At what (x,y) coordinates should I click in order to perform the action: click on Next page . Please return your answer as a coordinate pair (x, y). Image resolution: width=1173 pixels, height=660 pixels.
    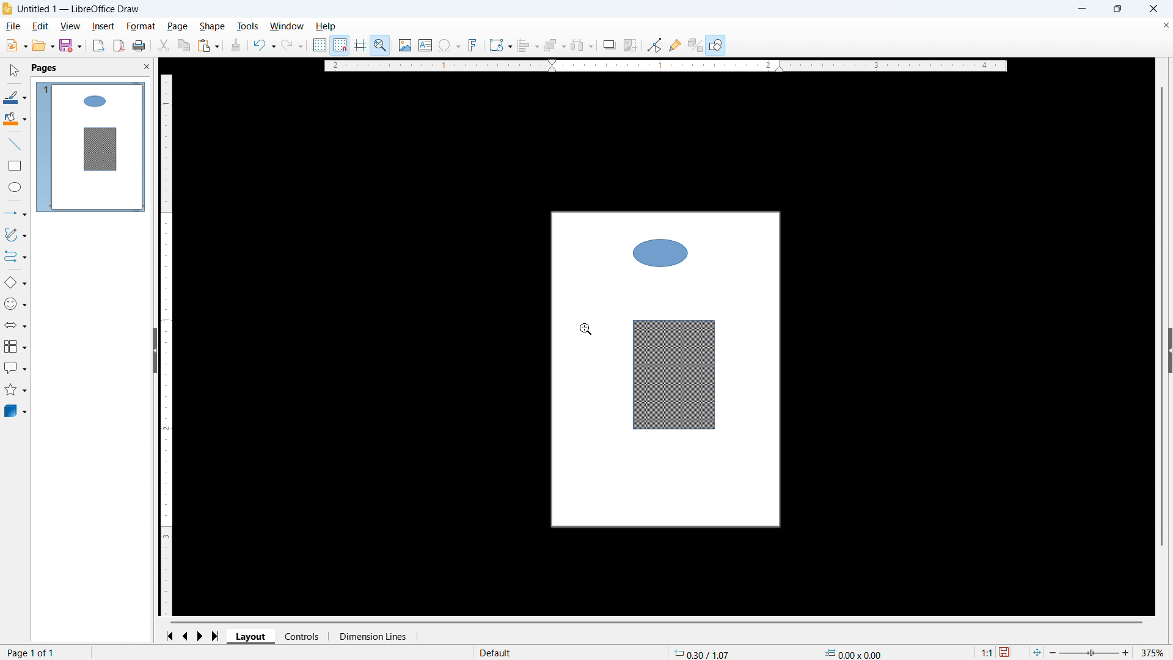
    Looking at the image, I should click on (202, 636).